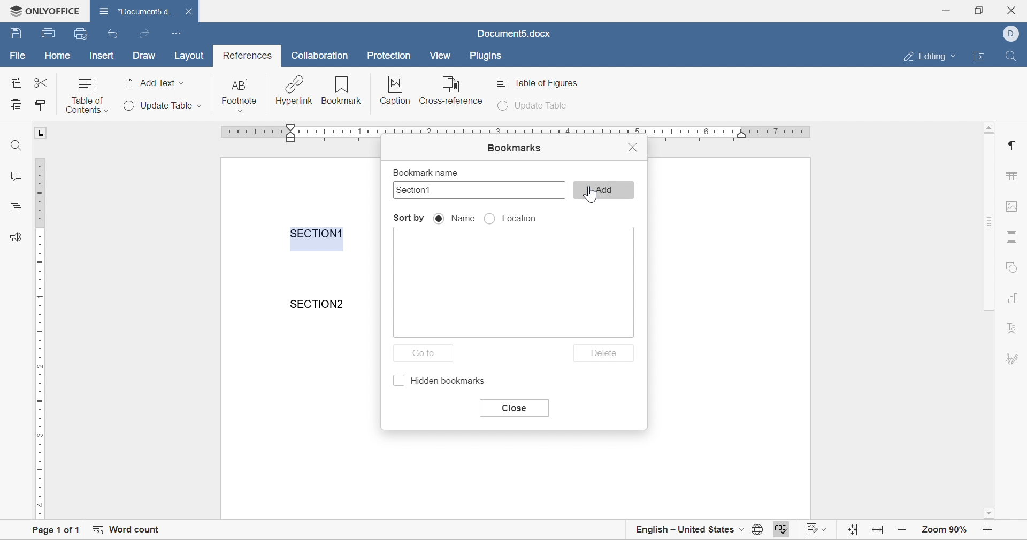  Describe the element at coordinates (1010, 55) in the screenshot. I see `find` at that location.